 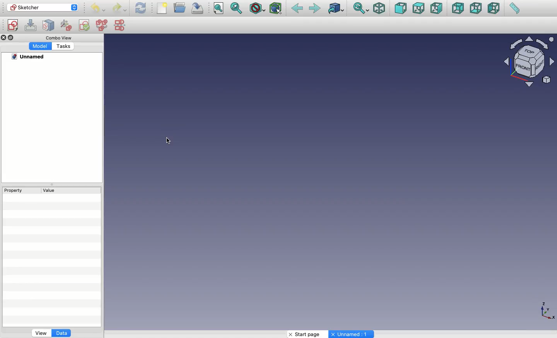 I want to click on New, so click(x=162, y=8).